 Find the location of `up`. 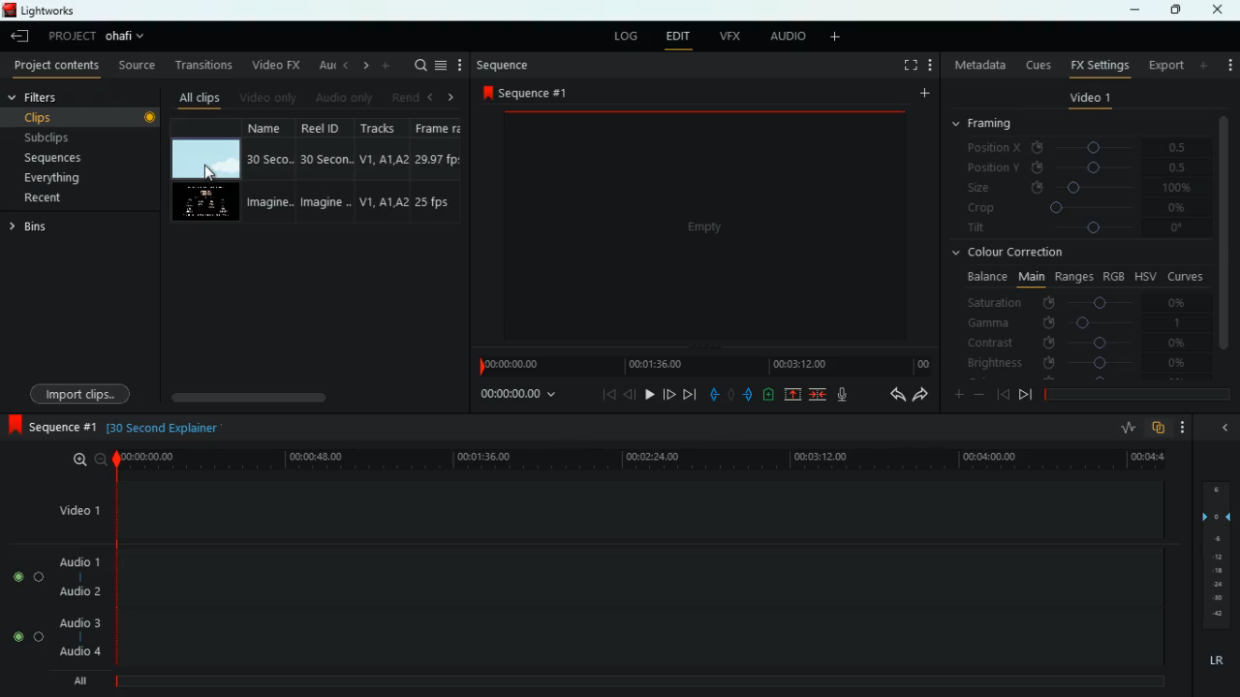

up is located at coordinates (794, 394).